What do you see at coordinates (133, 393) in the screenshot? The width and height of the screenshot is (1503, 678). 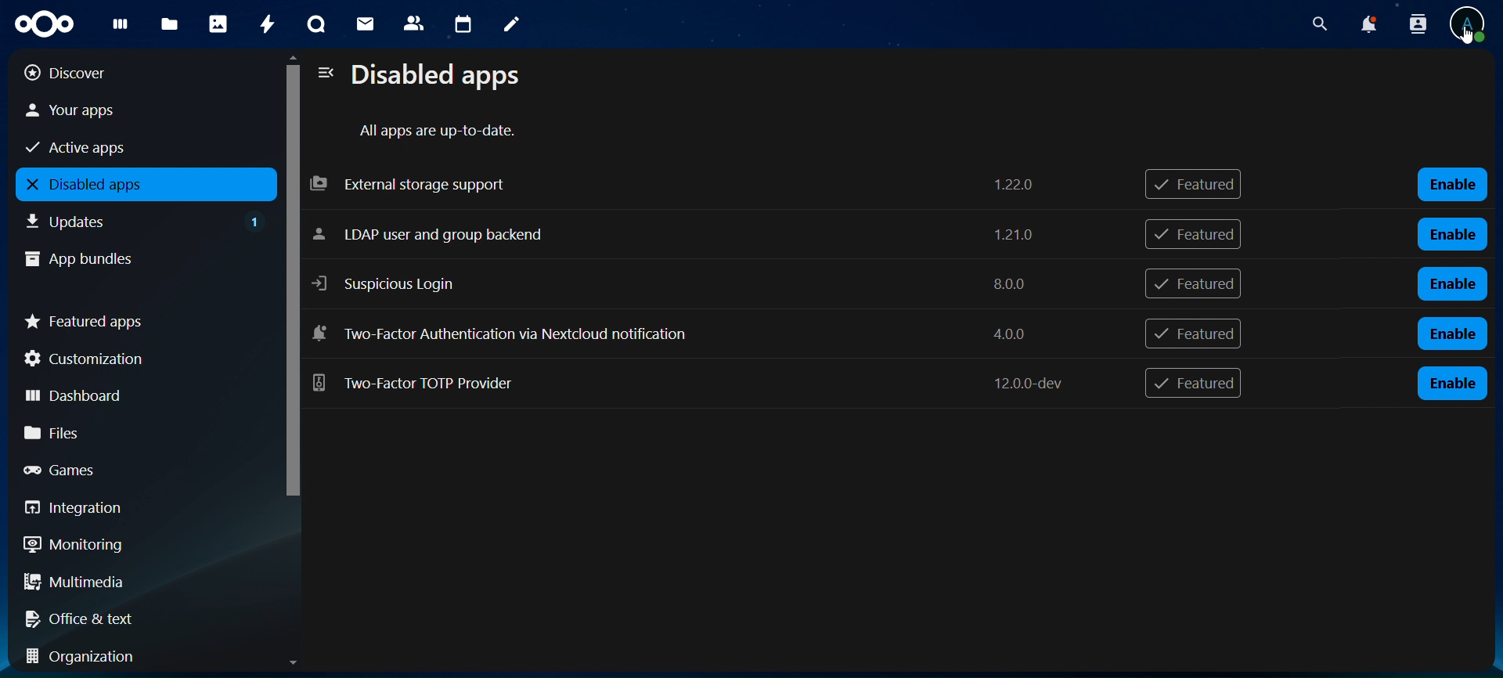 I see `dashboard` at bounding box center [133, 393].